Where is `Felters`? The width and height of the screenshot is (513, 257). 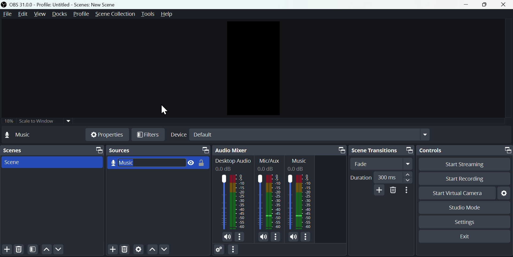
Felters is located at coordinates (34, 249).